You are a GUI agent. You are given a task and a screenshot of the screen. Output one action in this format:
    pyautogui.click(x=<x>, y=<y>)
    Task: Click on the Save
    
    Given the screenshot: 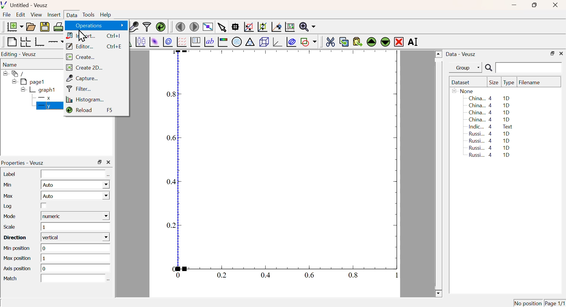 What is the action you would take?
    pyautogui.click(x=45, y=27)
    